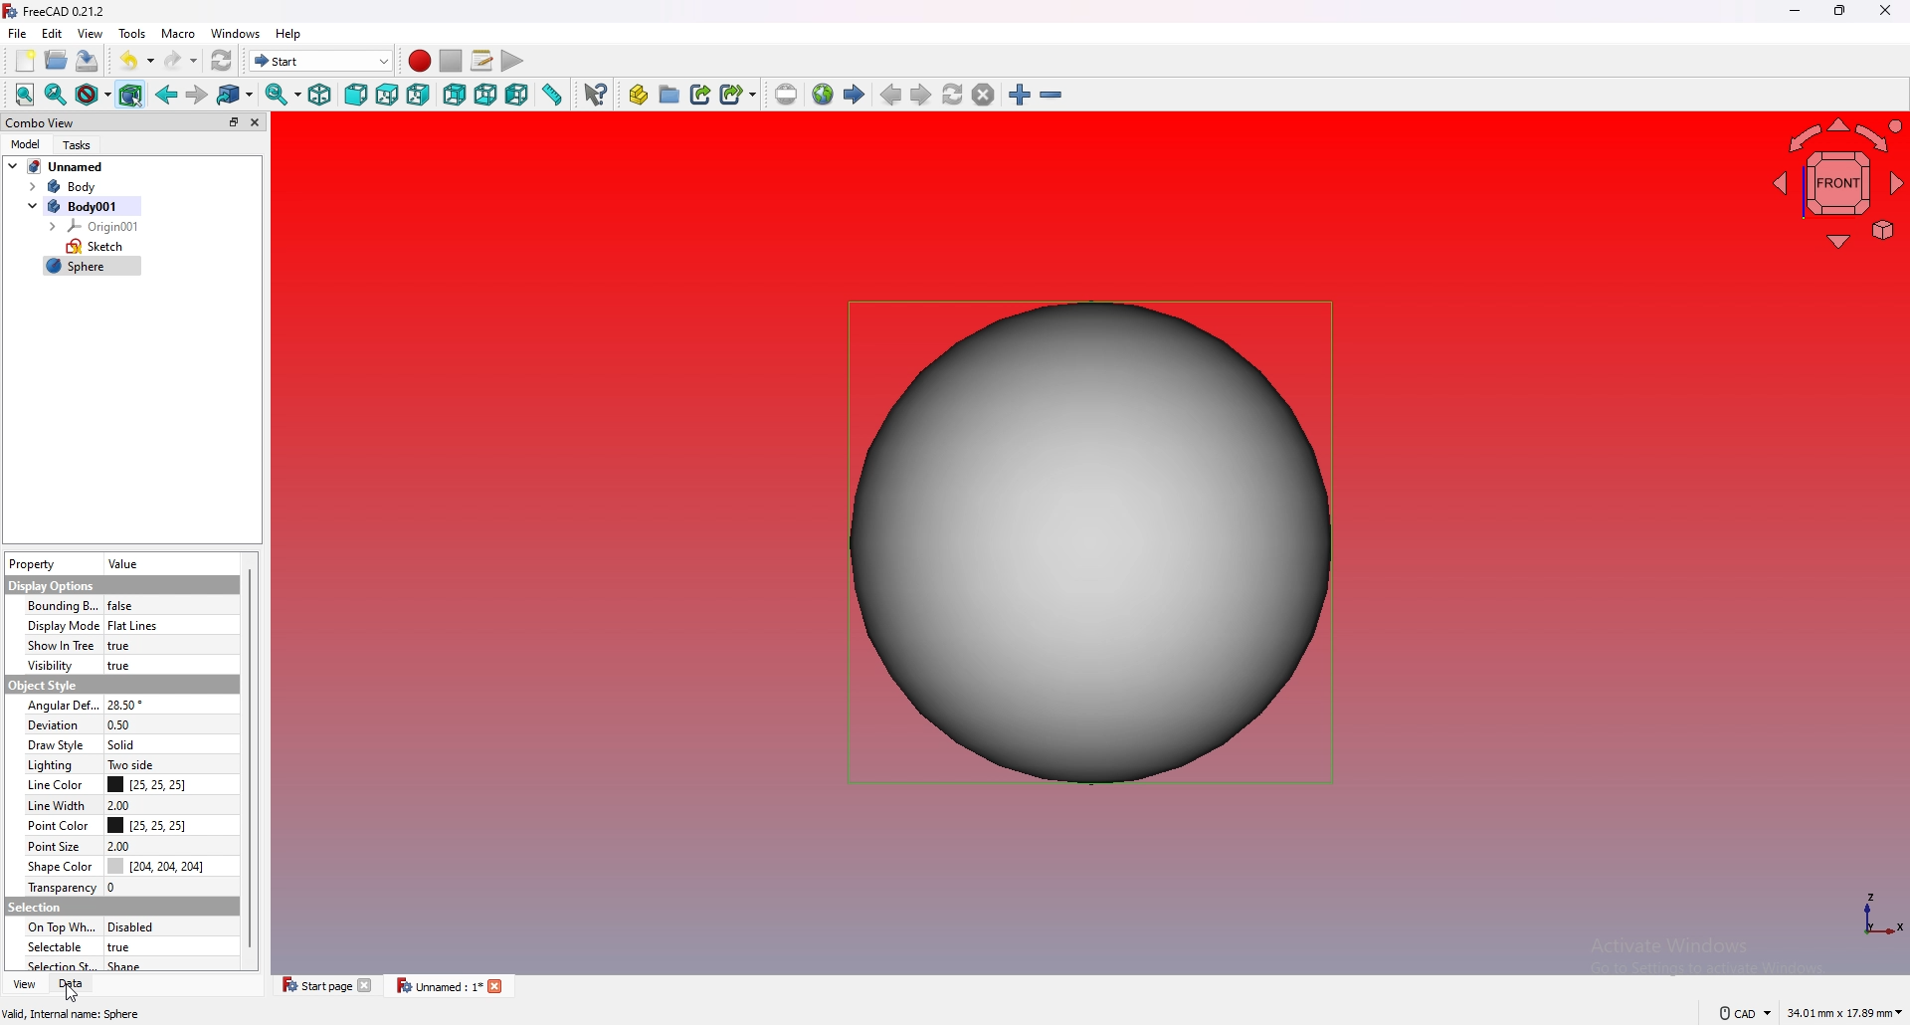 Image resolution: width=1910 pixels, height=1025 pixels. What do you see at coordinates (81, 206) in the screenshot?
I see `body001` at bounding box center [81, 206].